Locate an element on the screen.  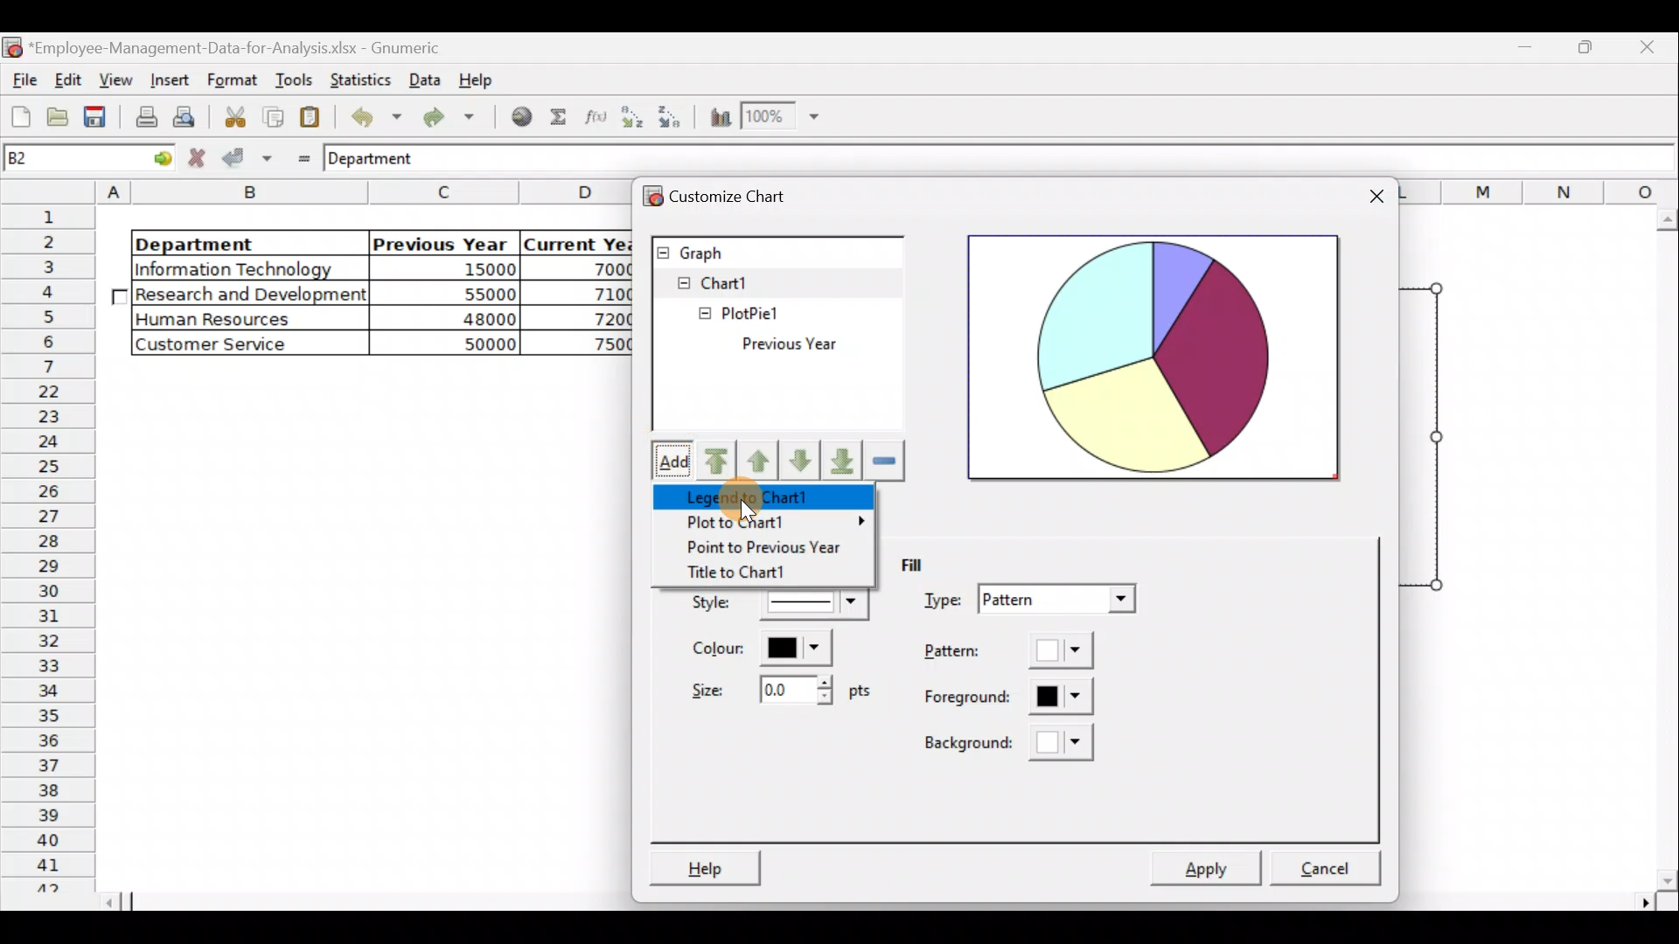
Plot to chart1 is located at coordinates (767, 524).